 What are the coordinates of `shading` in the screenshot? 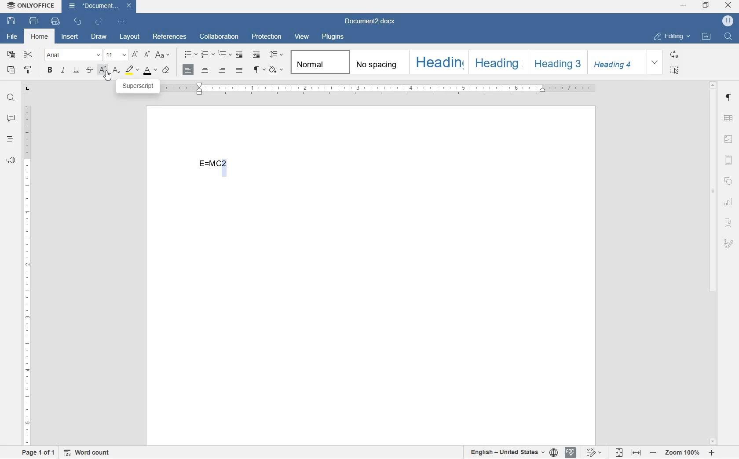 It's located at (275, 70).